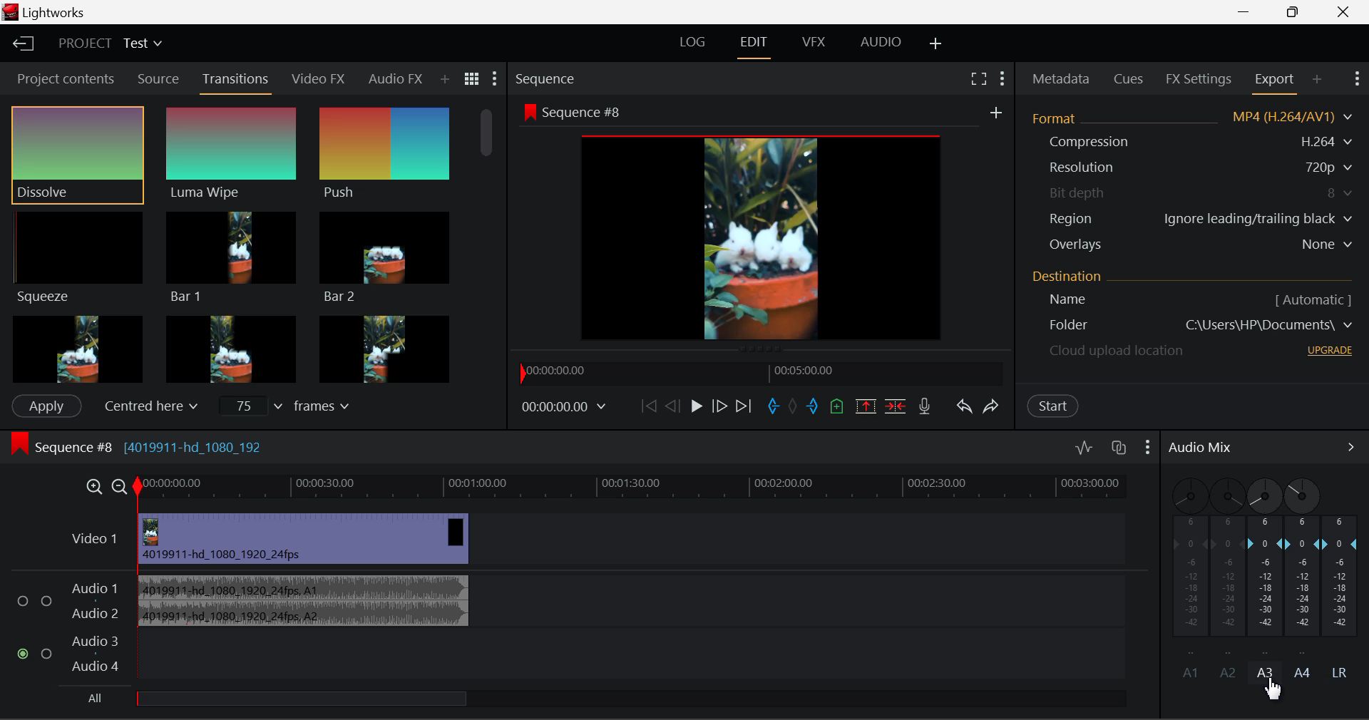  What do you see at coordinates (924, 406) in the screenshot?
I see `Record Voiceover` at bounding box center [924, 406].